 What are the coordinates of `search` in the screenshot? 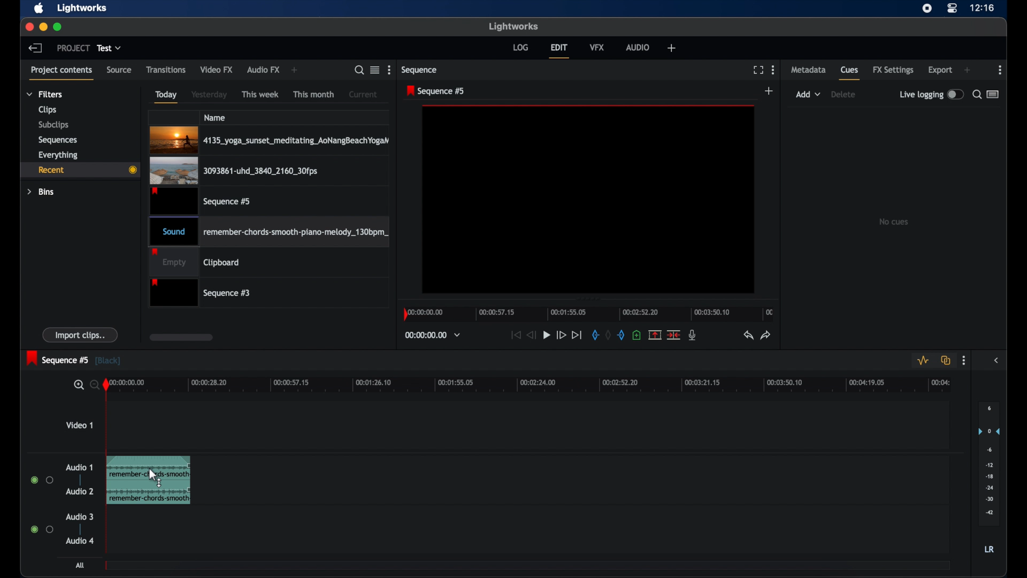 It's located at (976, 94).